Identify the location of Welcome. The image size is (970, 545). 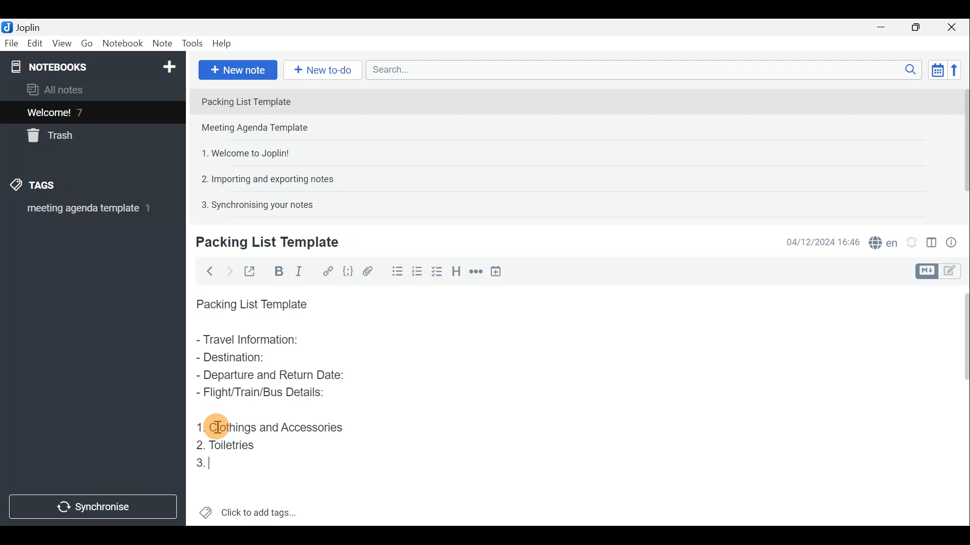
(77, 112).